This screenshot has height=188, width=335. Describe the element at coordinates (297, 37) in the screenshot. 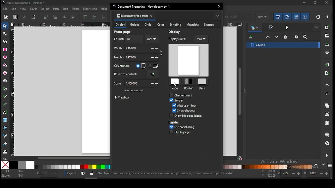

I see `layers and objects dialogue settings` at that location.